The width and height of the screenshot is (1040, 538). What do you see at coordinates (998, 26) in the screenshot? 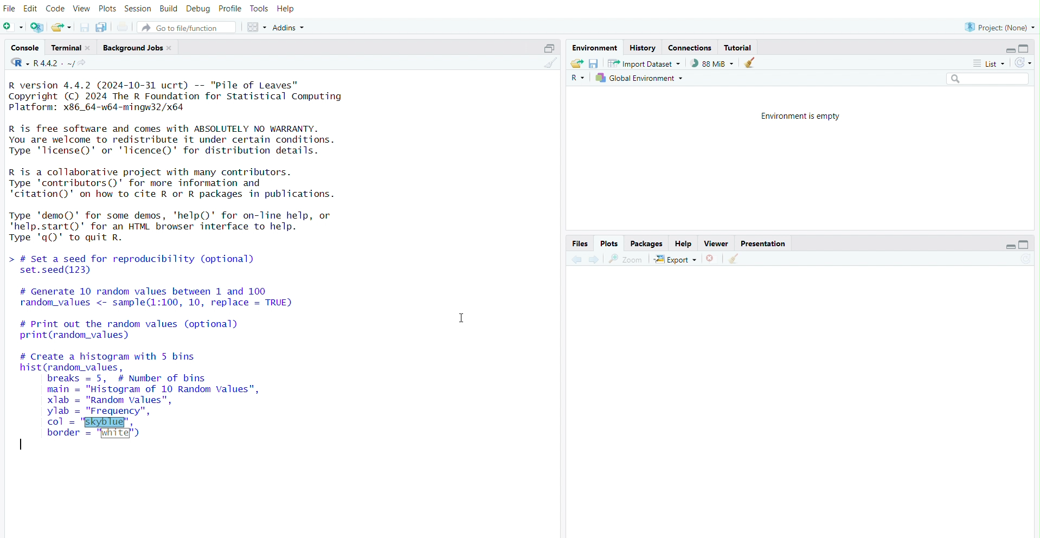
I see `project: (None)` at bounding box center [998, 26].